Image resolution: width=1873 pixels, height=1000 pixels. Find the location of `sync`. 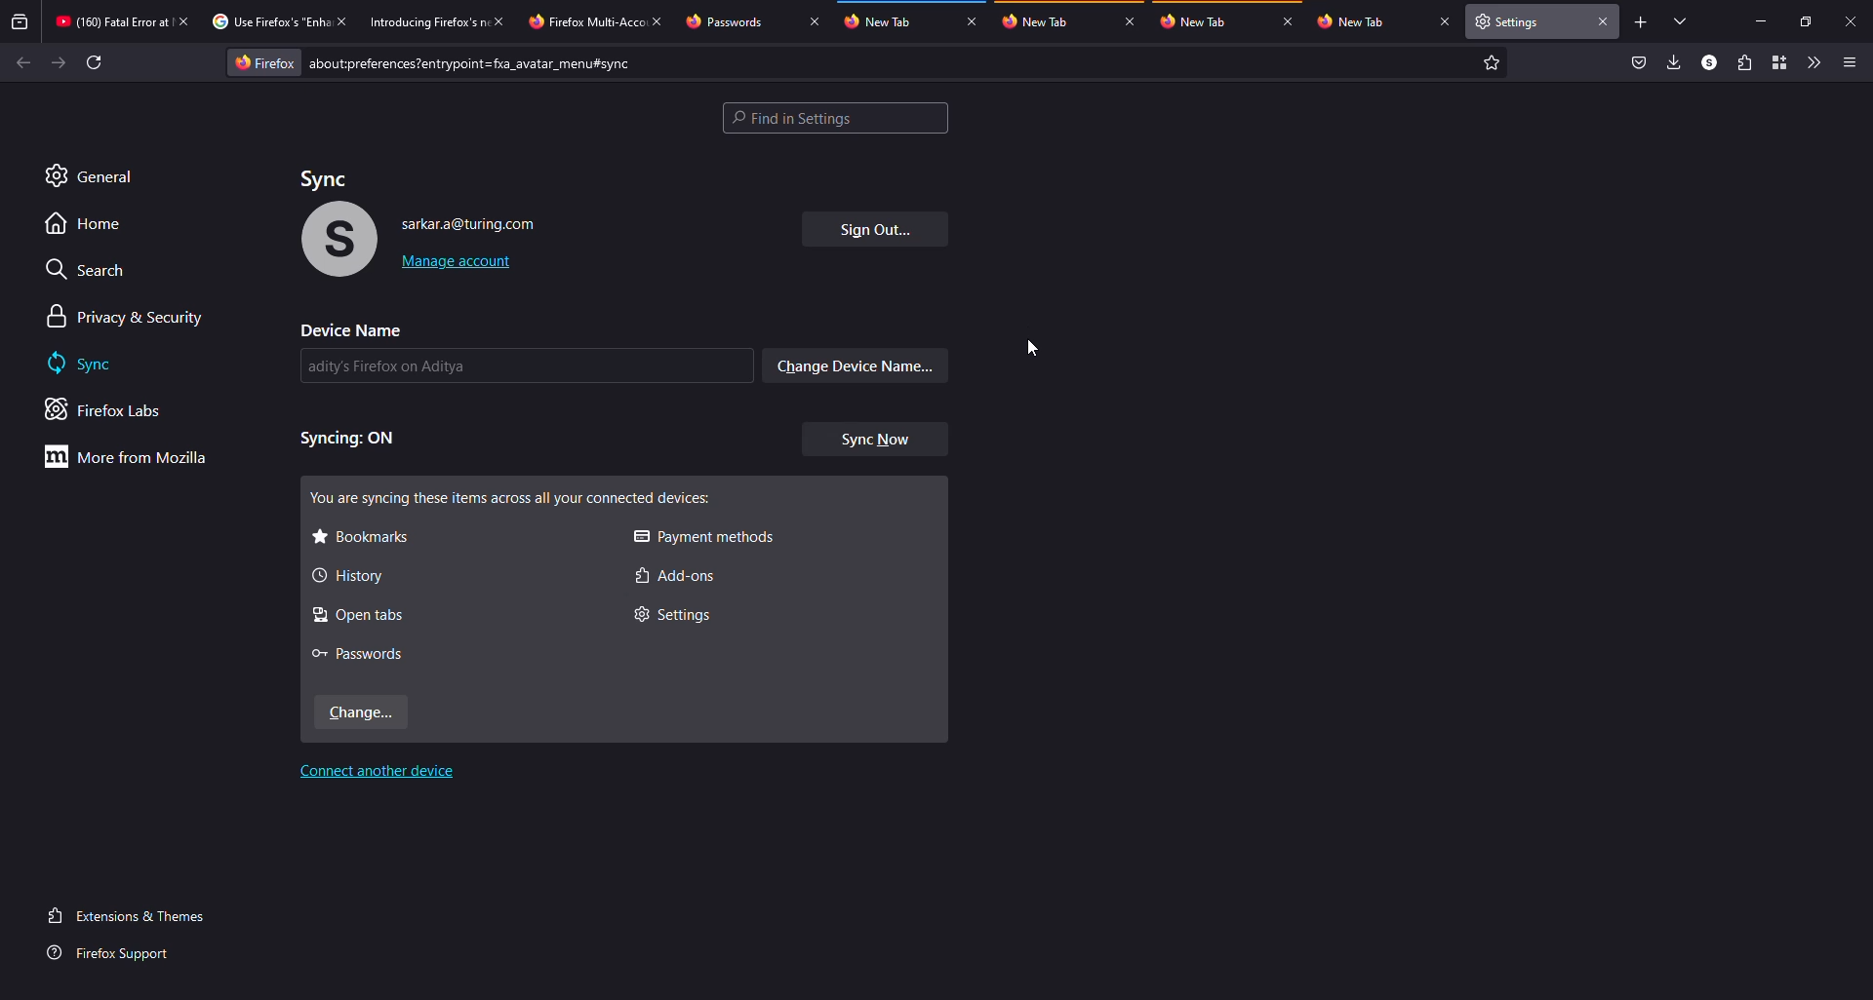

sync is located at coordinates (87, 364).